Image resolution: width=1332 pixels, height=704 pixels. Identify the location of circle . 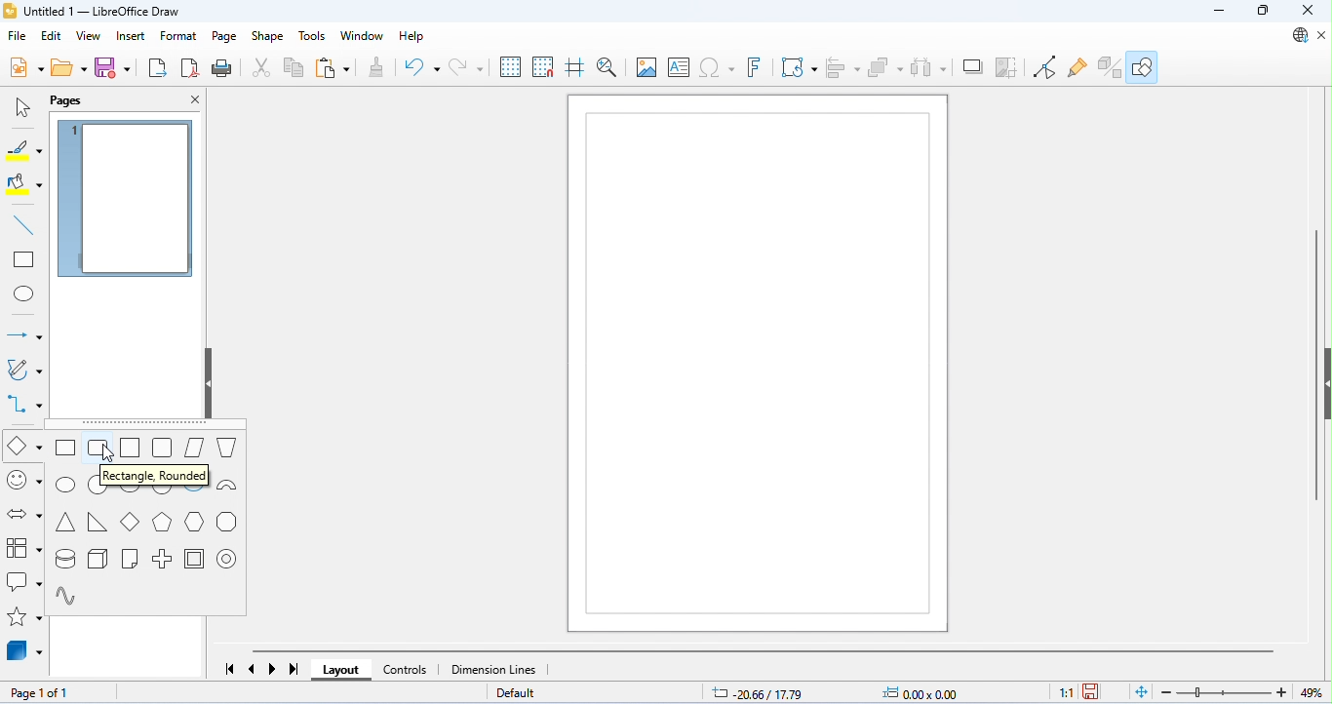
(99, 485).